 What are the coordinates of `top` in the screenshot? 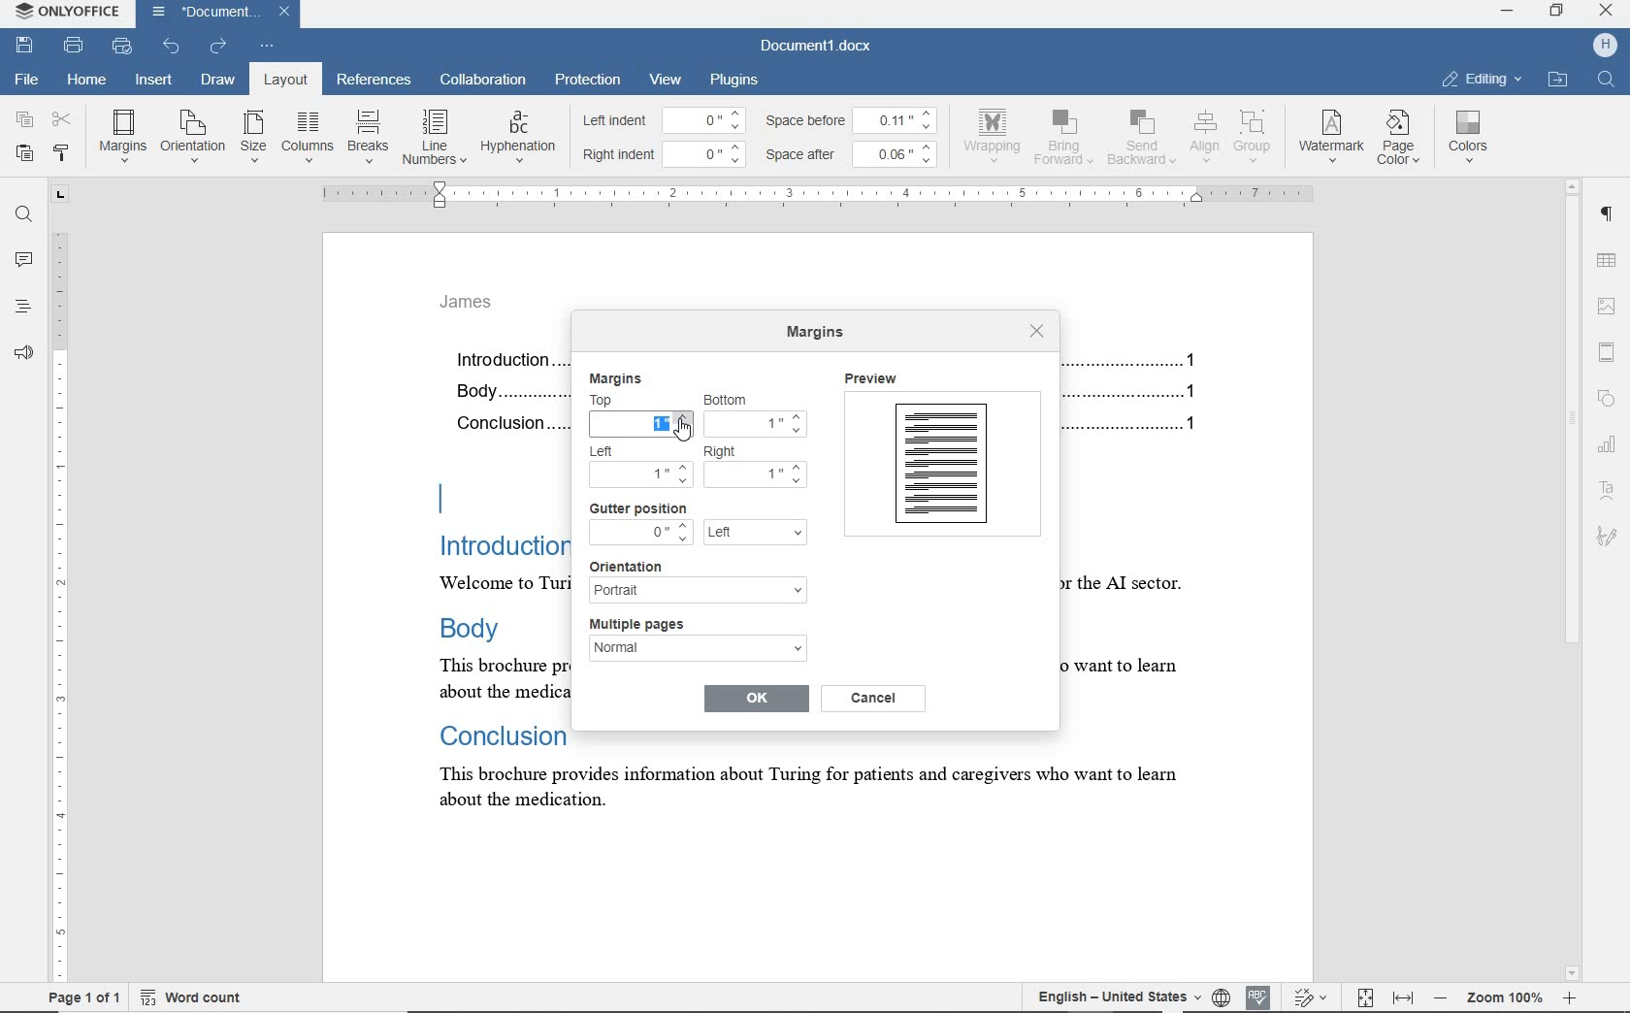 It's located at (612, 400).